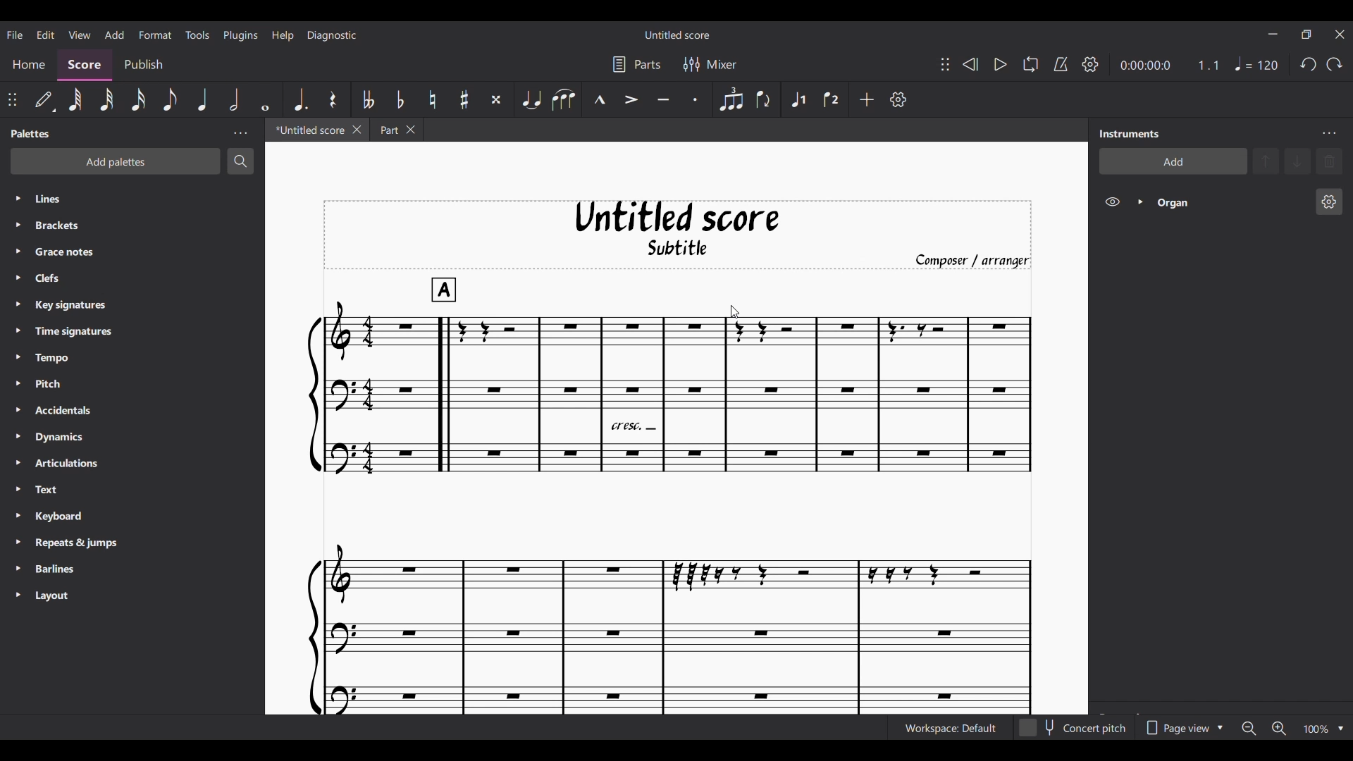 Image resolution: width=1353 pixels, height=761 pixels. Describe the element at coordinates (1329, 134) in the screenshot. I see `Instrument panel settings` at that location.